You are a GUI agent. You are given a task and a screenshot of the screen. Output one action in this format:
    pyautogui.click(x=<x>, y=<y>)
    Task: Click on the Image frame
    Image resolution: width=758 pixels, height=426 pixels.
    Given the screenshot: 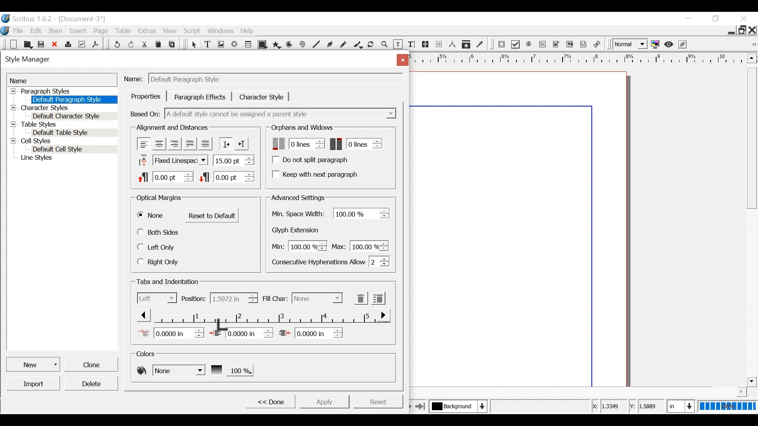 What is the action you would take?
    pyautogui.click(x=221, y=45)
    